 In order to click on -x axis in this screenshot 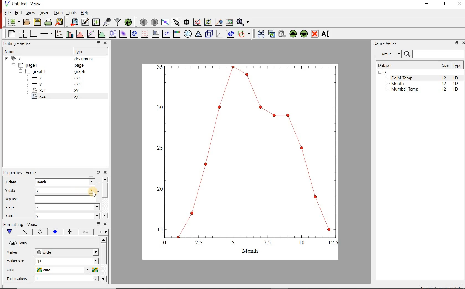, I will do `click(55, 78)`.